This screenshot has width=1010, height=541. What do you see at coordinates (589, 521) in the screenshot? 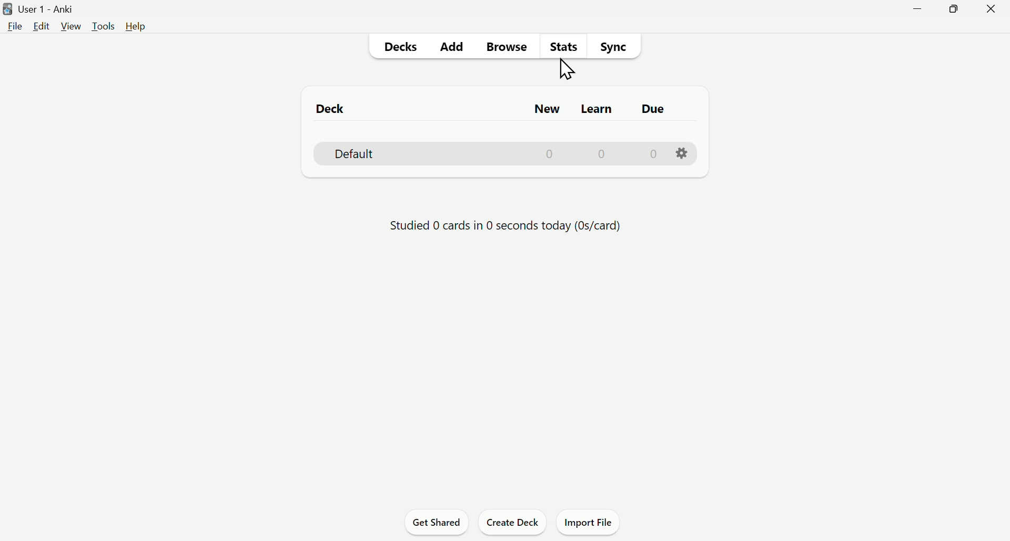
I see `Import File` at bounding box center [589, 521].